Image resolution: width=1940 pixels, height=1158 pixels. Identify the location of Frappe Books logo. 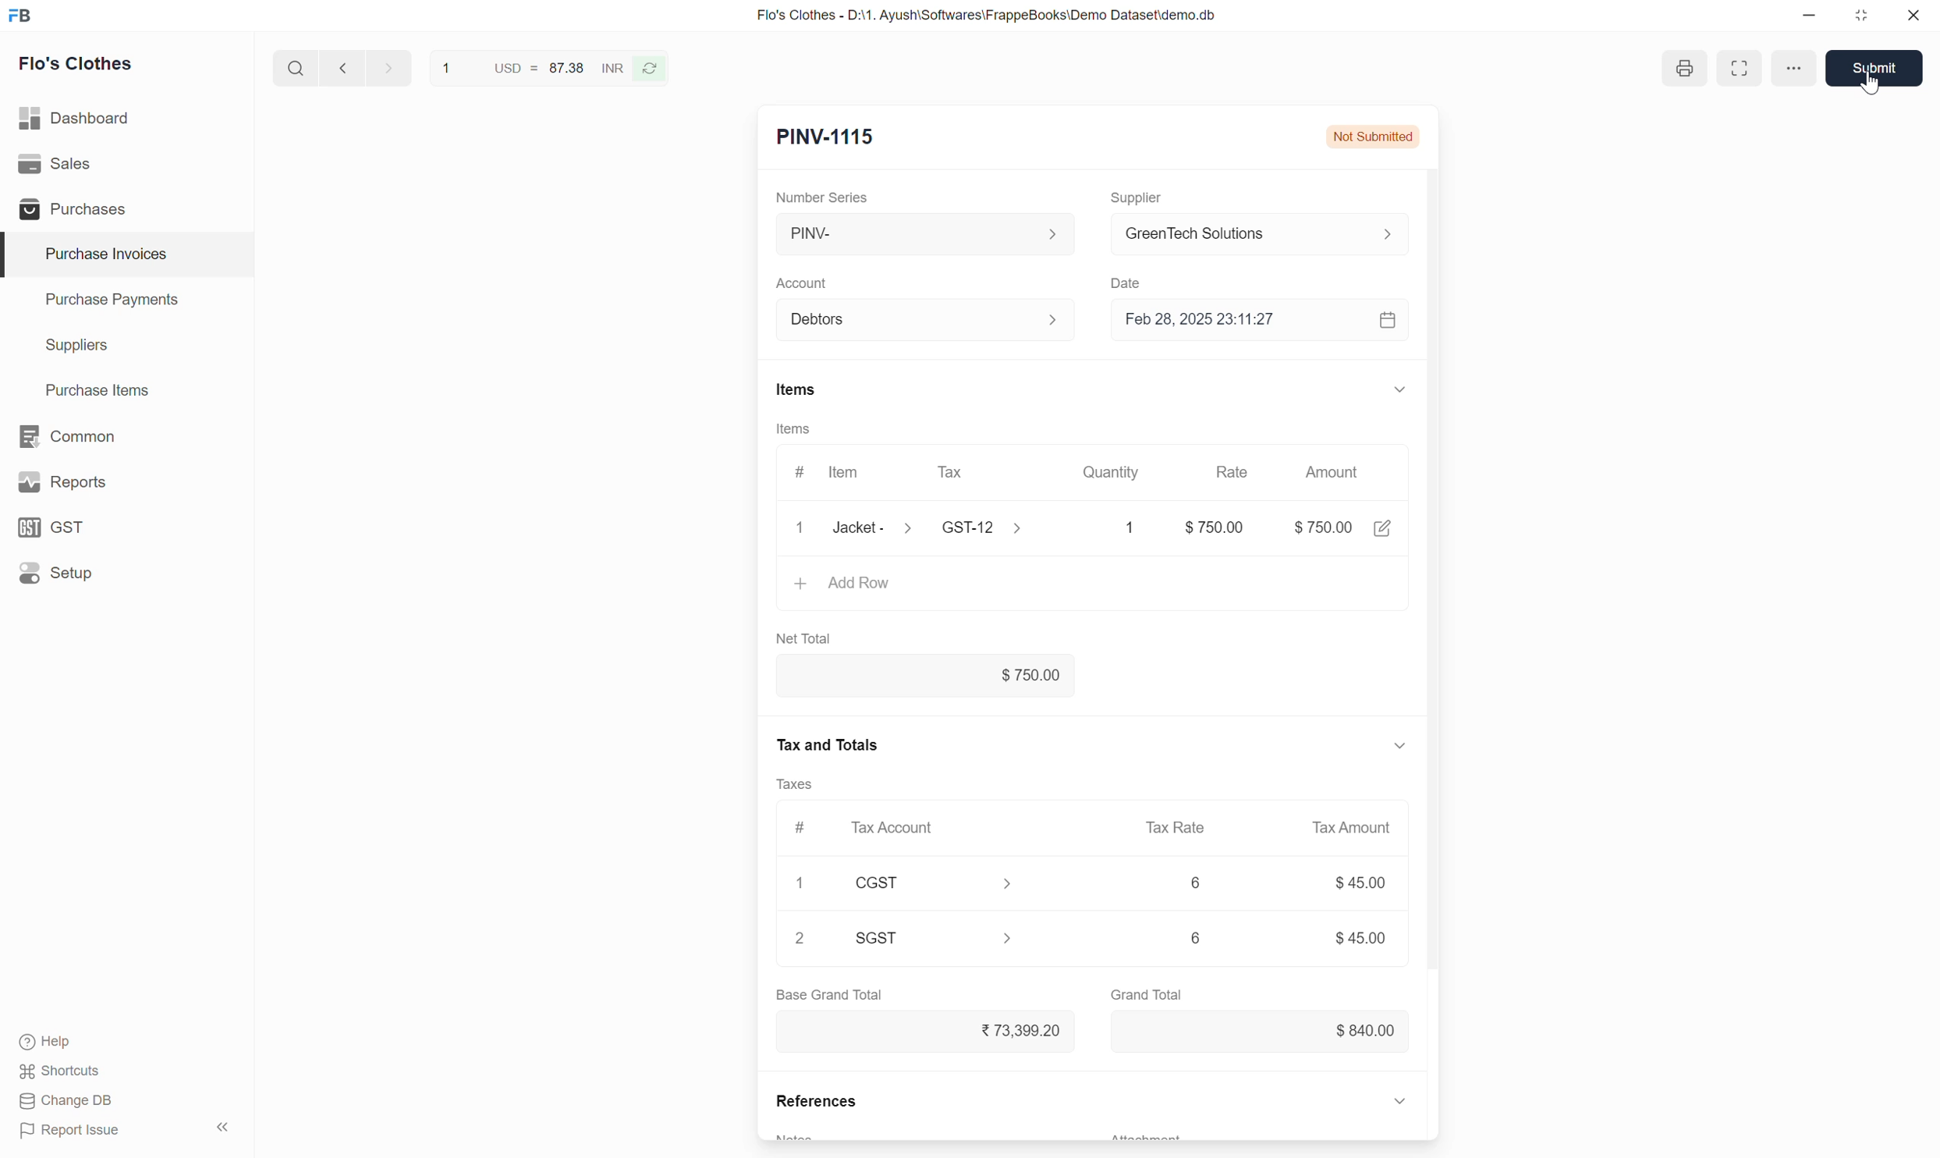
(19, 16).